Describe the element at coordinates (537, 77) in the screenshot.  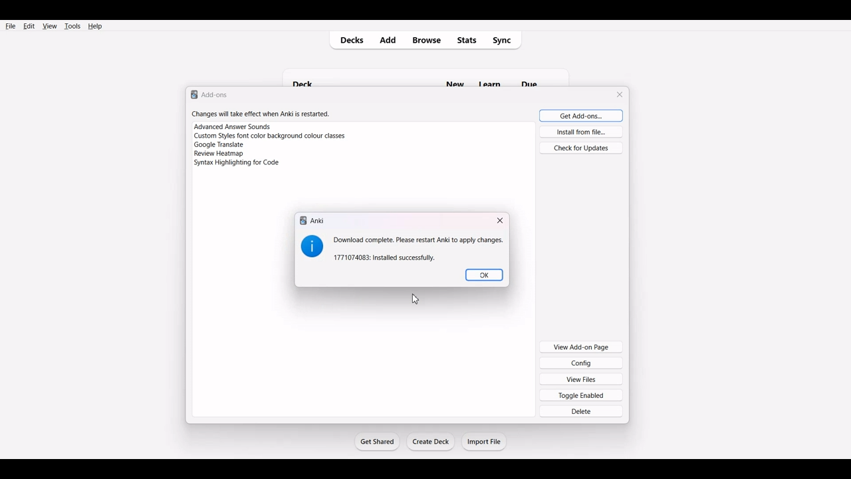
I see `` at that location.